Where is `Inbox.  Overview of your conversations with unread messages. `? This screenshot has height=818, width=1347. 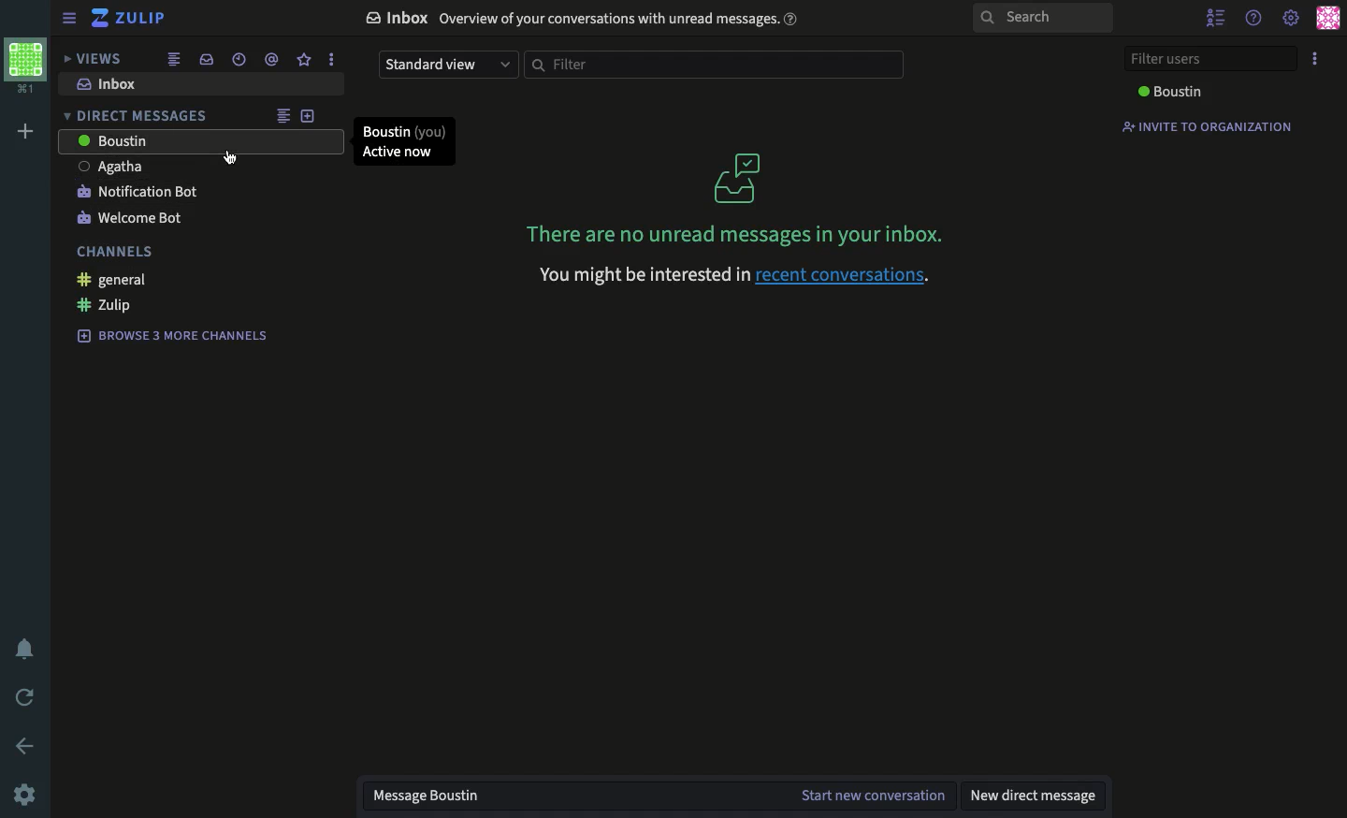
Inbox.  Overview of your conversations with unread messages.  is located at coordinates (579, 21).